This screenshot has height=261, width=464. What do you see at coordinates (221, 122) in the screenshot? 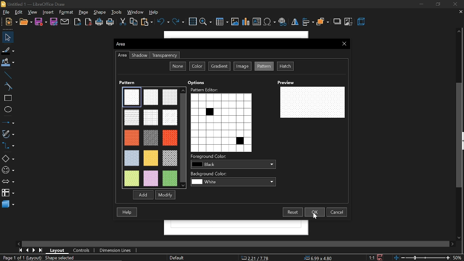
I see `pattern editor` at bounding box center [221, 122].